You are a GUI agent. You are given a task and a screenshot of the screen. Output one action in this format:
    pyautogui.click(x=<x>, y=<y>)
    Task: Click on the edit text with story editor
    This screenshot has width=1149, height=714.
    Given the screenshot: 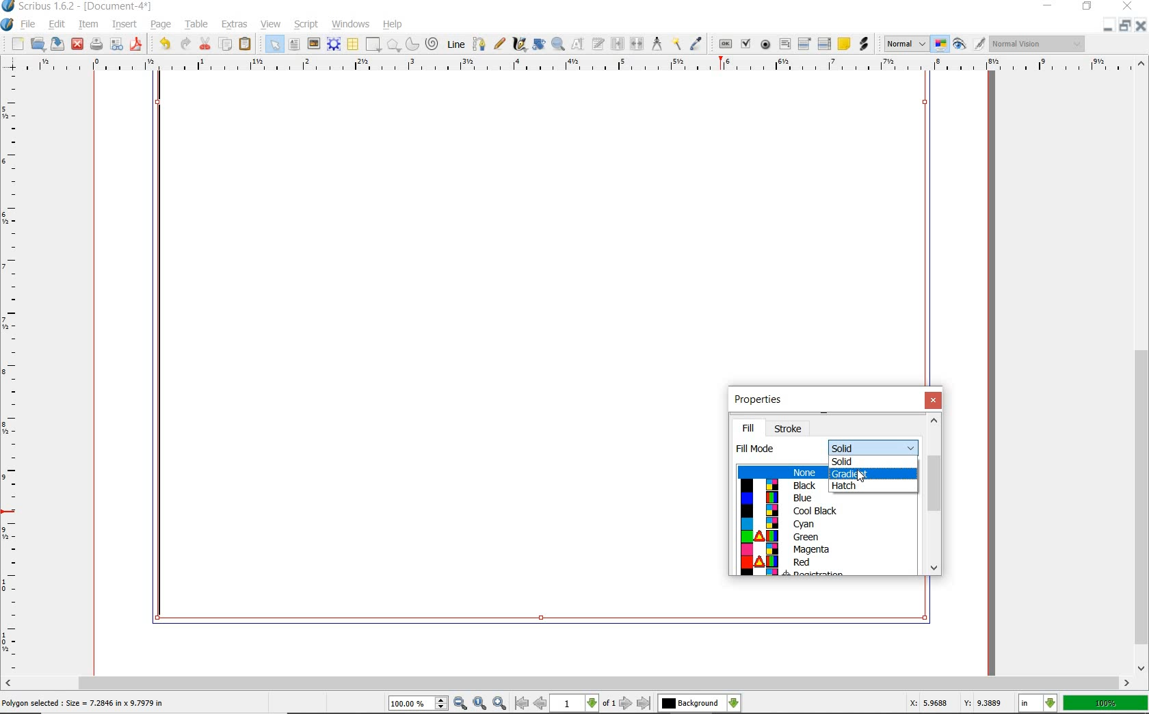 What is the action you would take?
    pyautogui.click(x=597, y=44)
    